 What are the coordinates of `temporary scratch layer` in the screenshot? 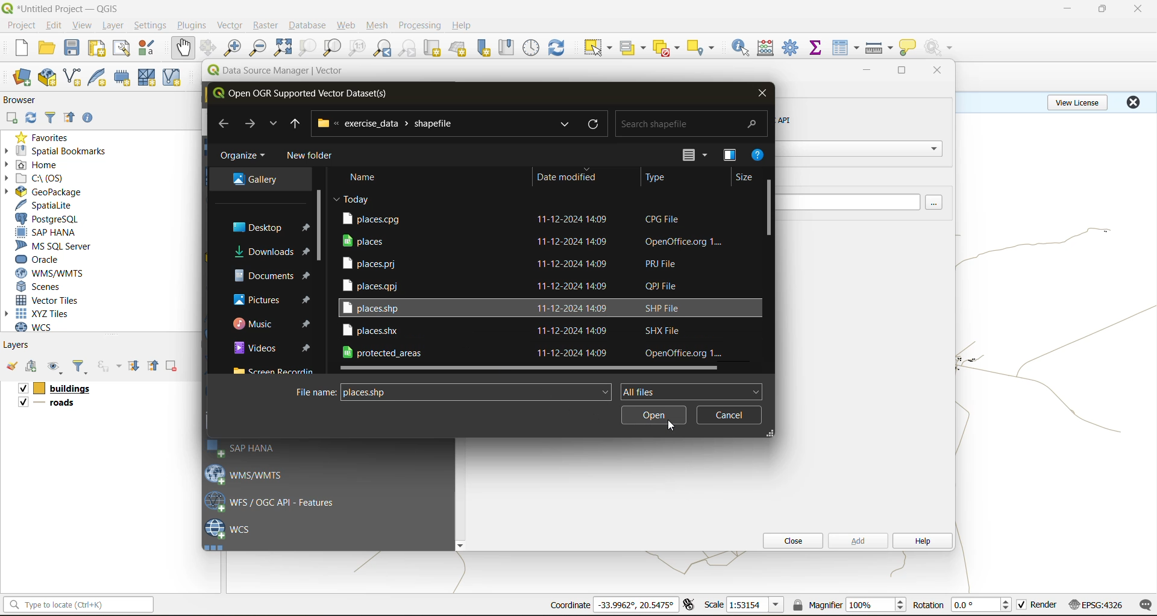 It's located at (125, 78).